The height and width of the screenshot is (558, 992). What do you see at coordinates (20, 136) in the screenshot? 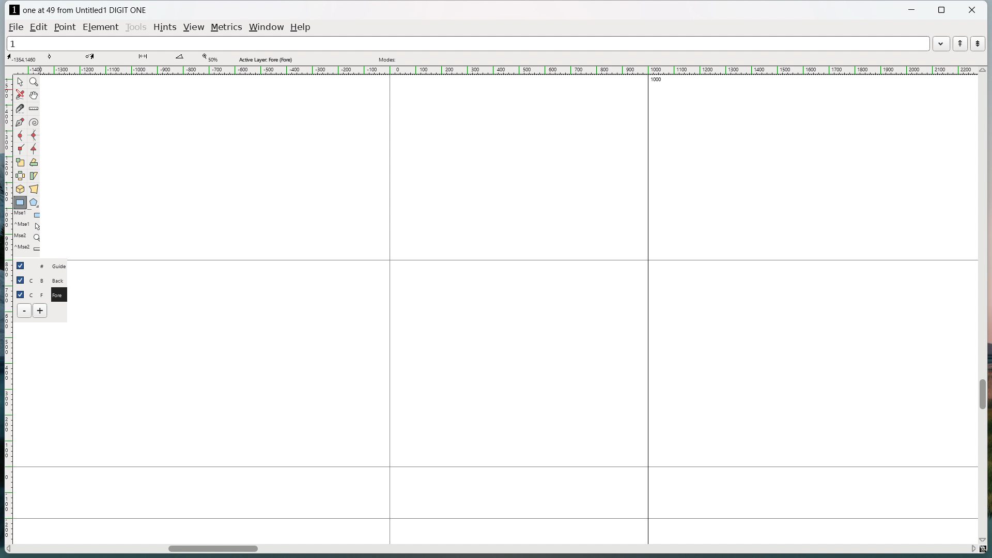
I see `add a curve point` at bounding box center [20, 136].